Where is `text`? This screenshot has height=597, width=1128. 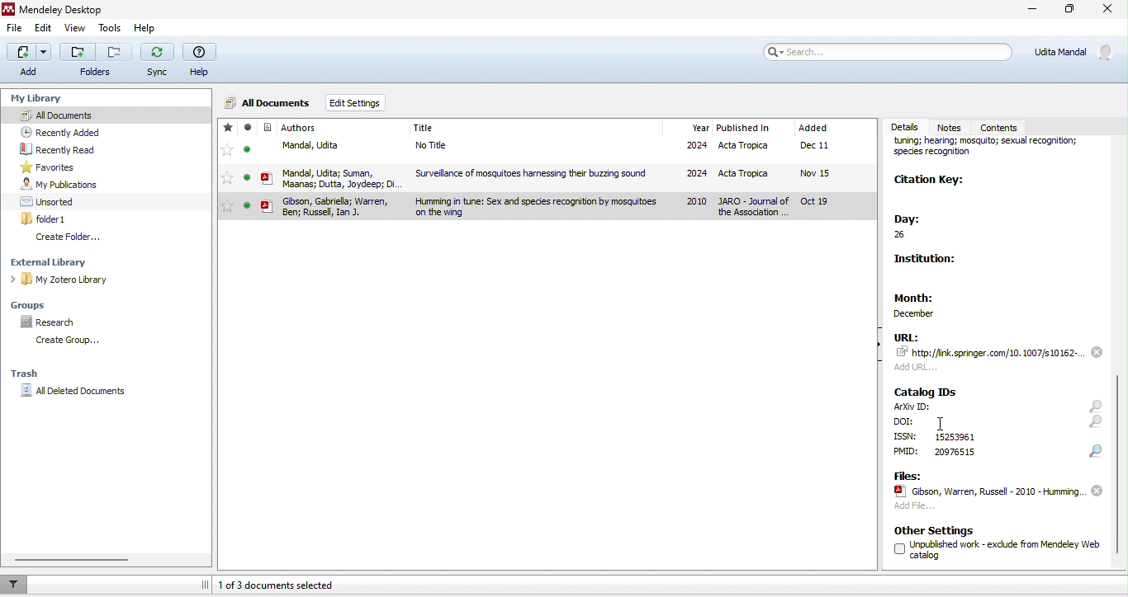 text is located at coordinates (905, 421).